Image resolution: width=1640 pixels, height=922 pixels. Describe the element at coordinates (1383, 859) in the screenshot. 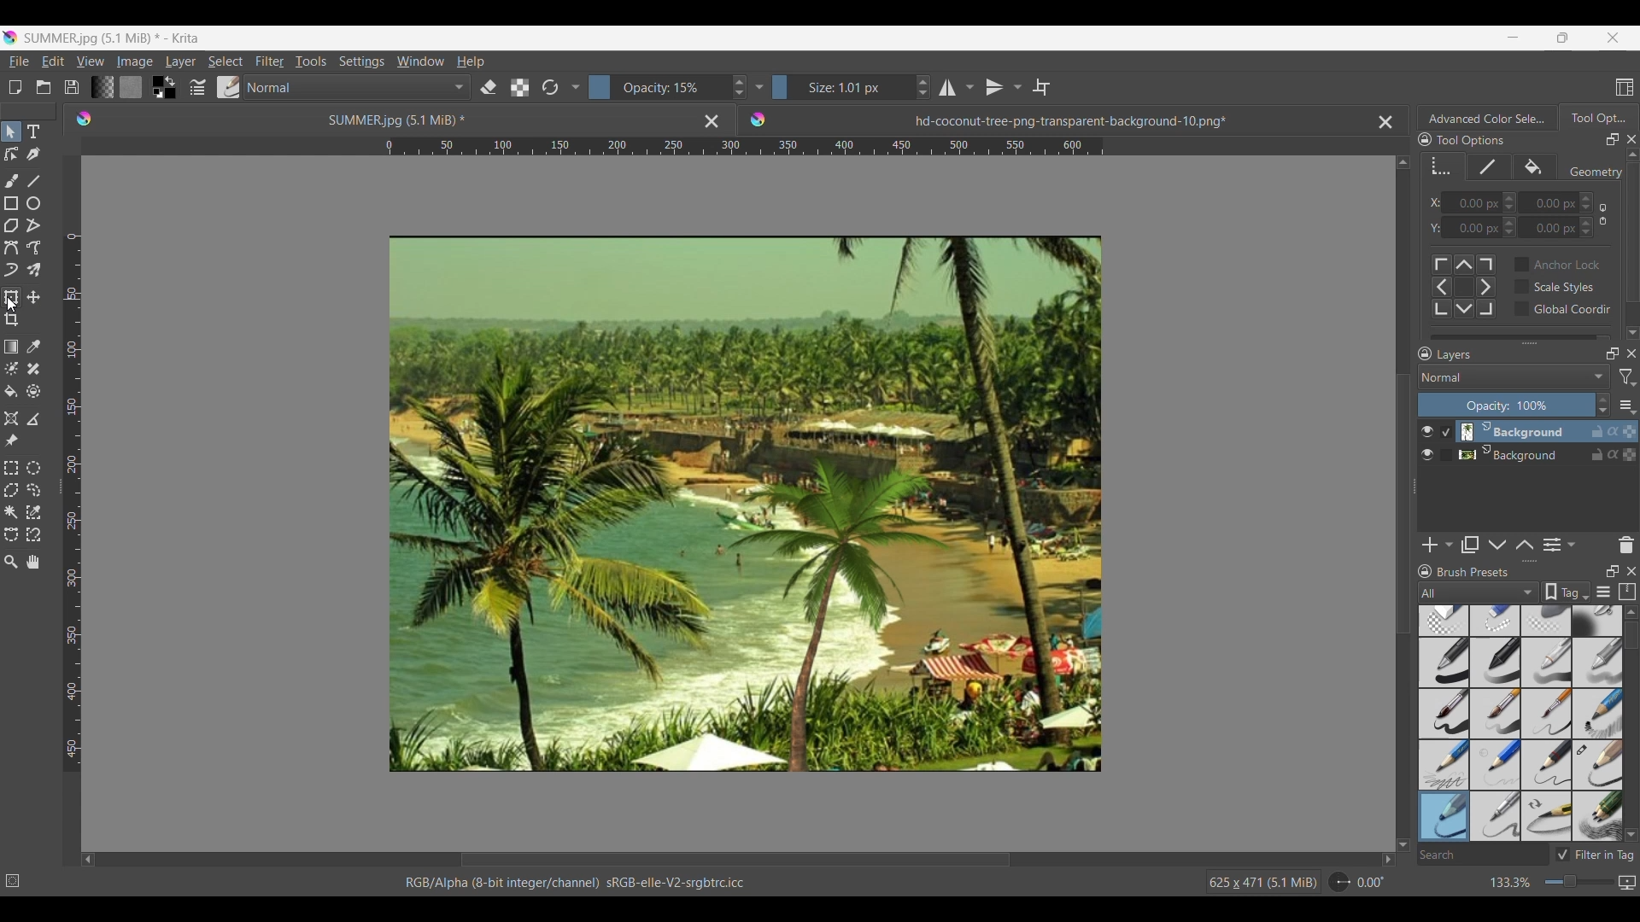

I see `Right` at that location.